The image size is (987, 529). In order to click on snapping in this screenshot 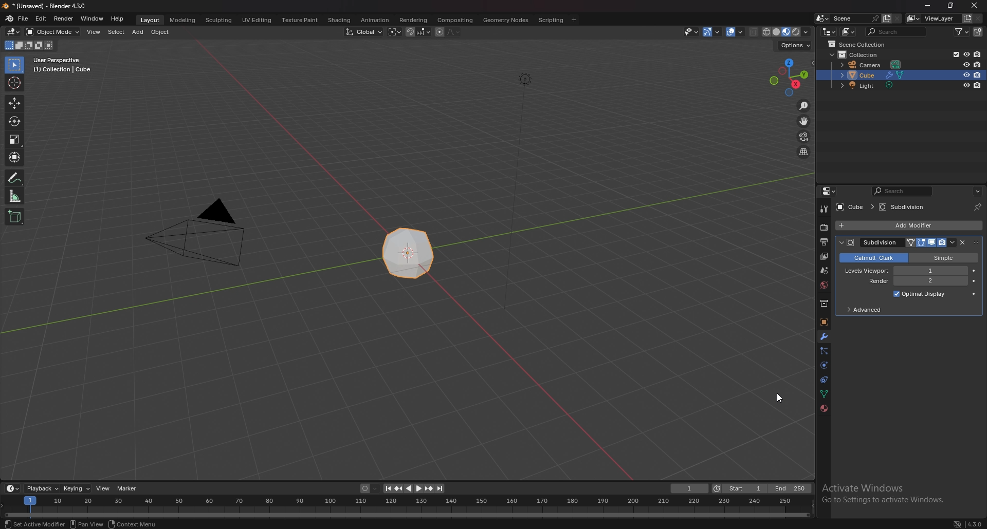, I will do `click(418, 32)`.